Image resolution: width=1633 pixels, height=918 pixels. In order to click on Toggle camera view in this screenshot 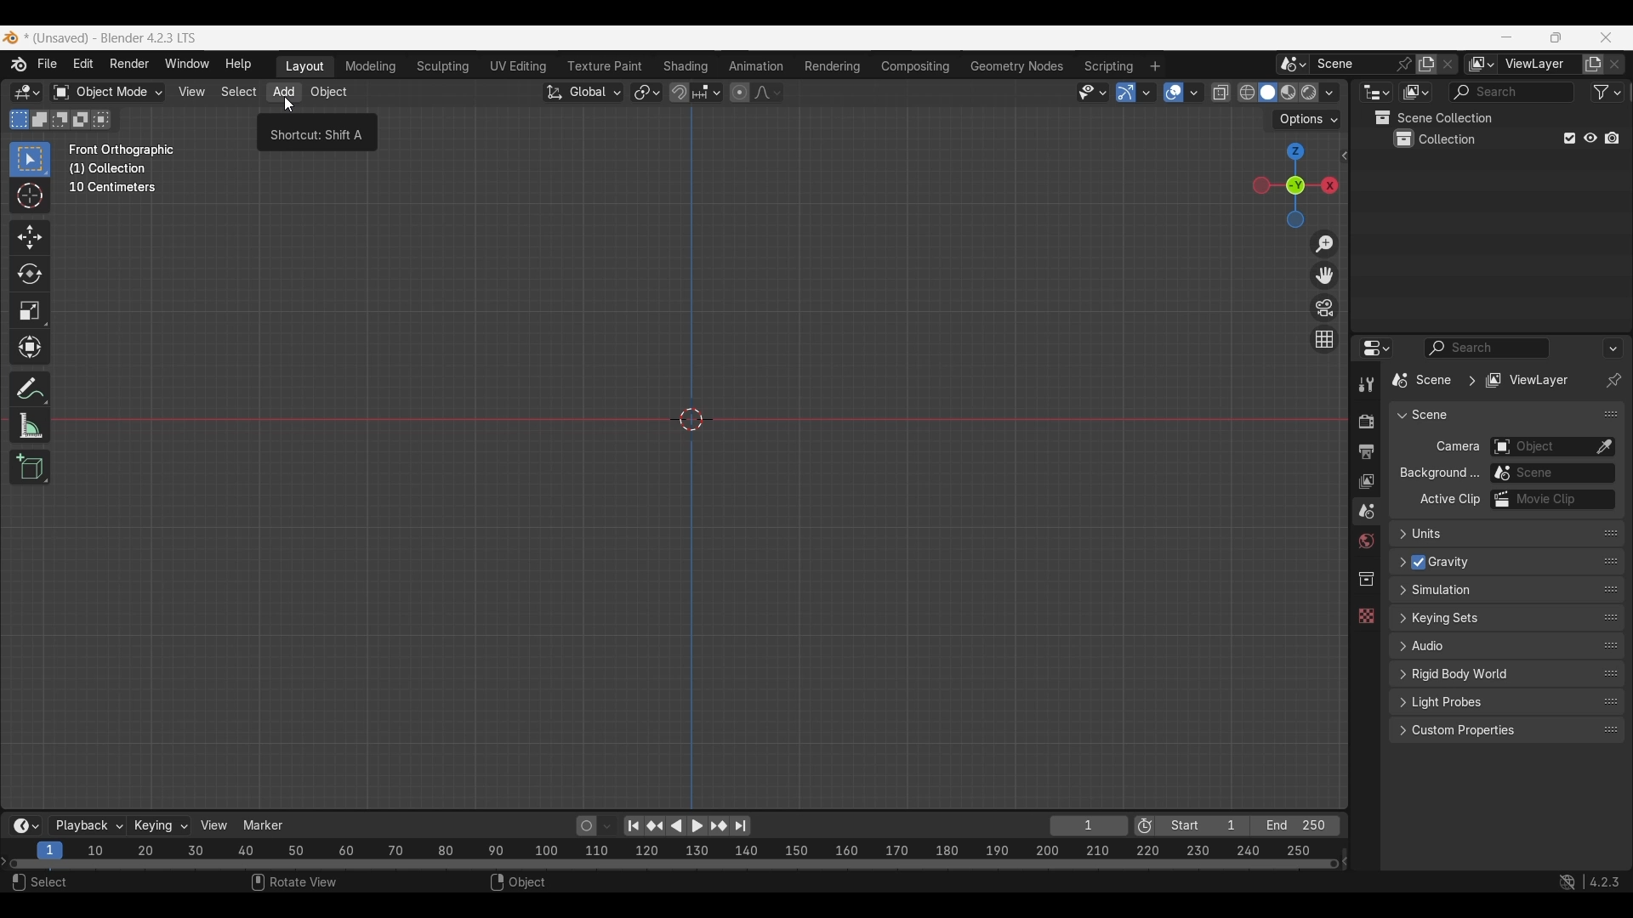, I will do `click(1323, 305)`.